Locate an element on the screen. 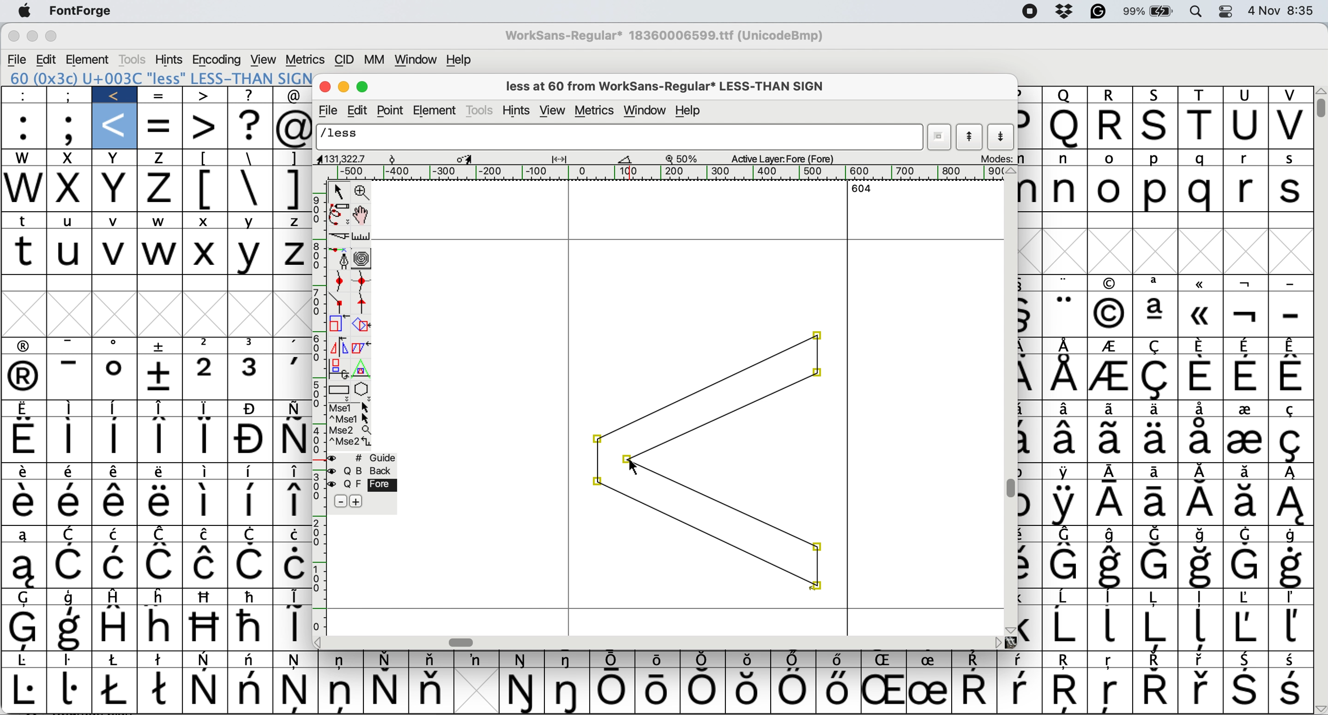  Symbol is located at coordinates (1156, 315).